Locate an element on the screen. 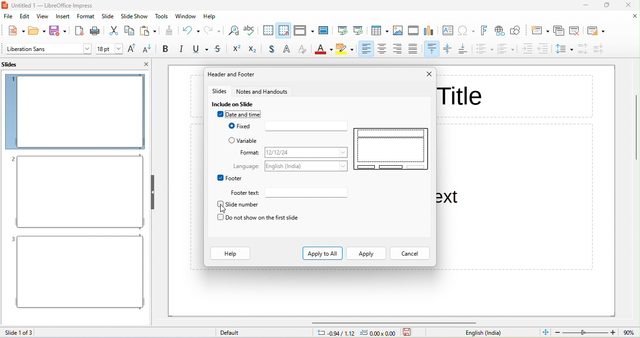 This screenshot has height=338, width=640. justified is located at coordinates (416, 49).